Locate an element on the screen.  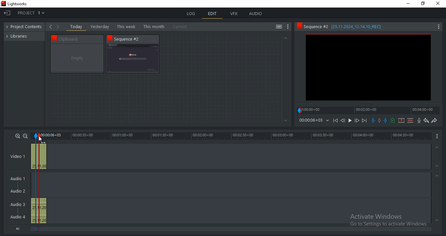
Lightworks is located at coordinates (18, 4).